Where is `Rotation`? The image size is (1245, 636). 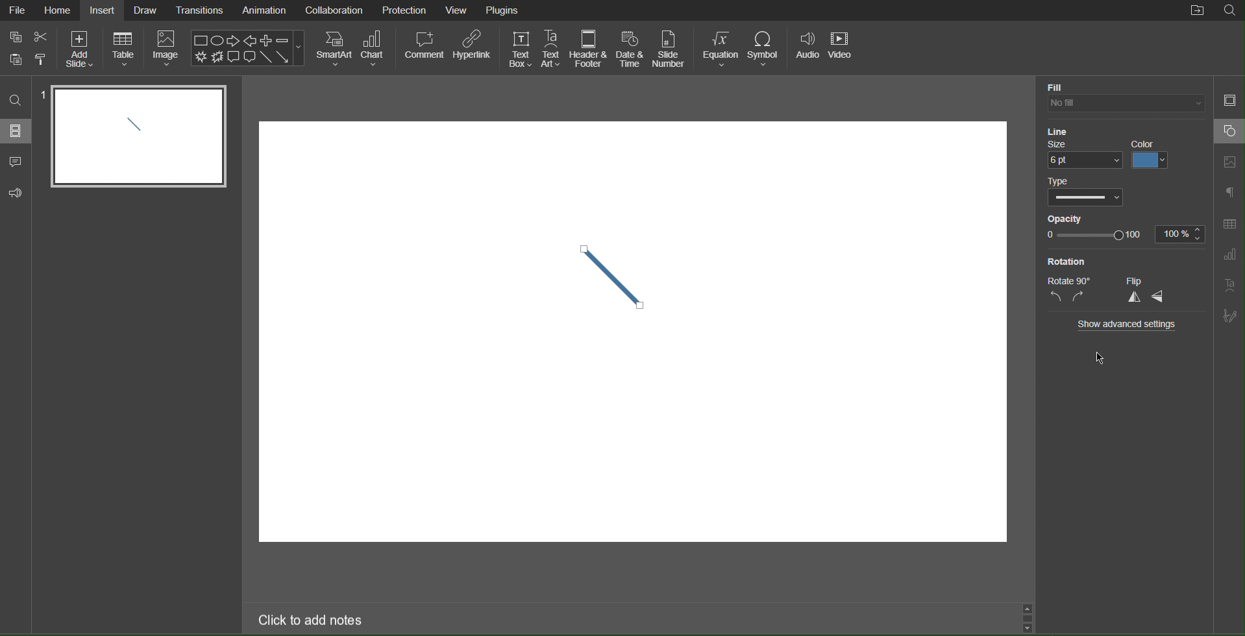 Rotation is located at coordinates (1070, 262).